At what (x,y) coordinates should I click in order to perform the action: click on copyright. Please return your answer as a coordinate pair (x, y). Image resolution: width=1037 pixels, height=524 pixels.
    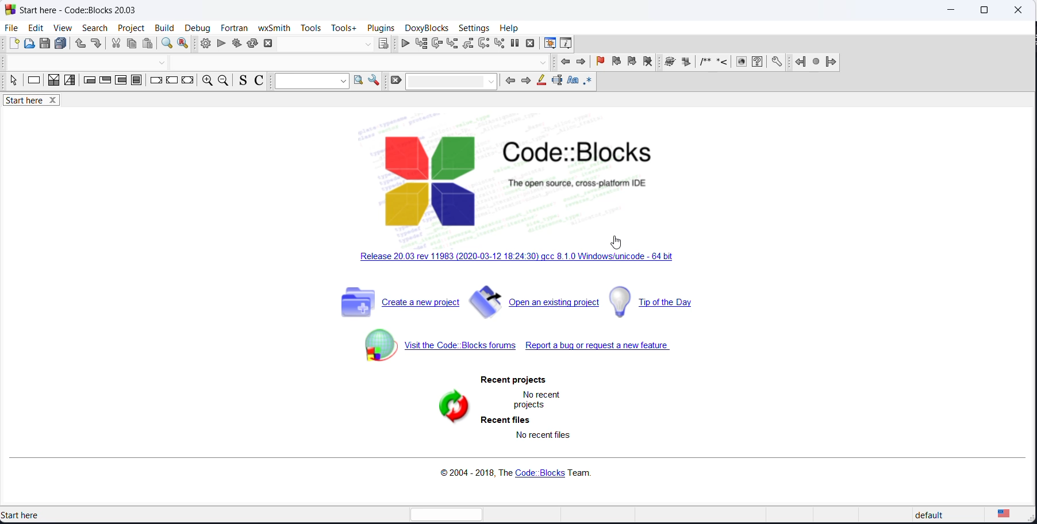
    Looking at the image, I should click on (514, 473).